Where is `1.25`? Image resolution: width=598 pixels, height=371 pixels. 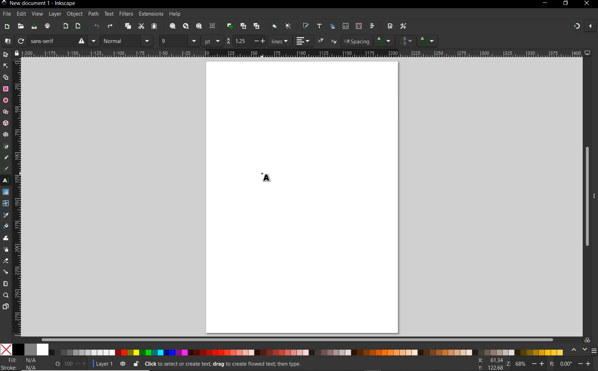 1.25 is located at coordinates (240, 41).